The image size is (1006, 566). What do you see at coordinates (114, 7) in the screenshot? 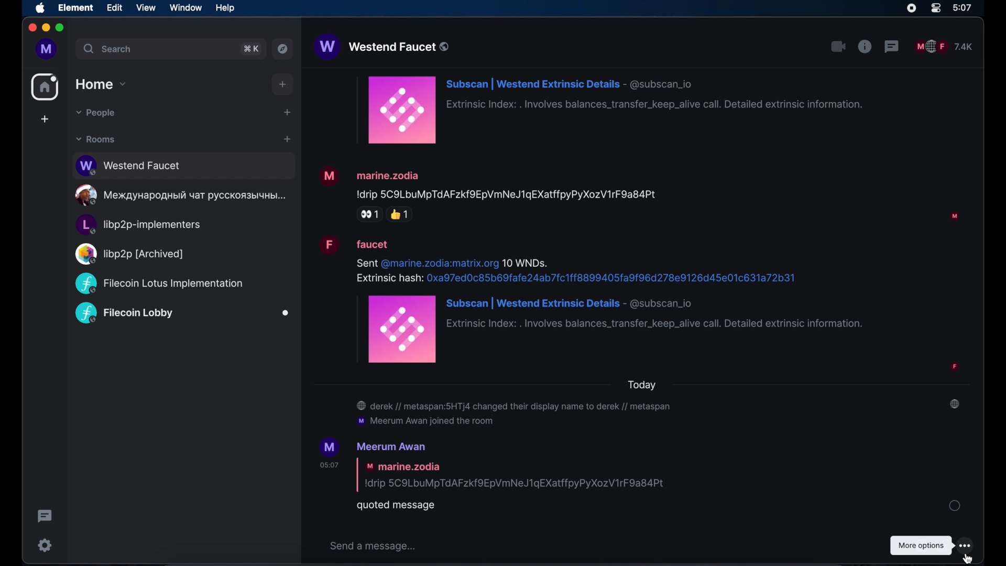
I see `edit` at bounding box center [114, 7].